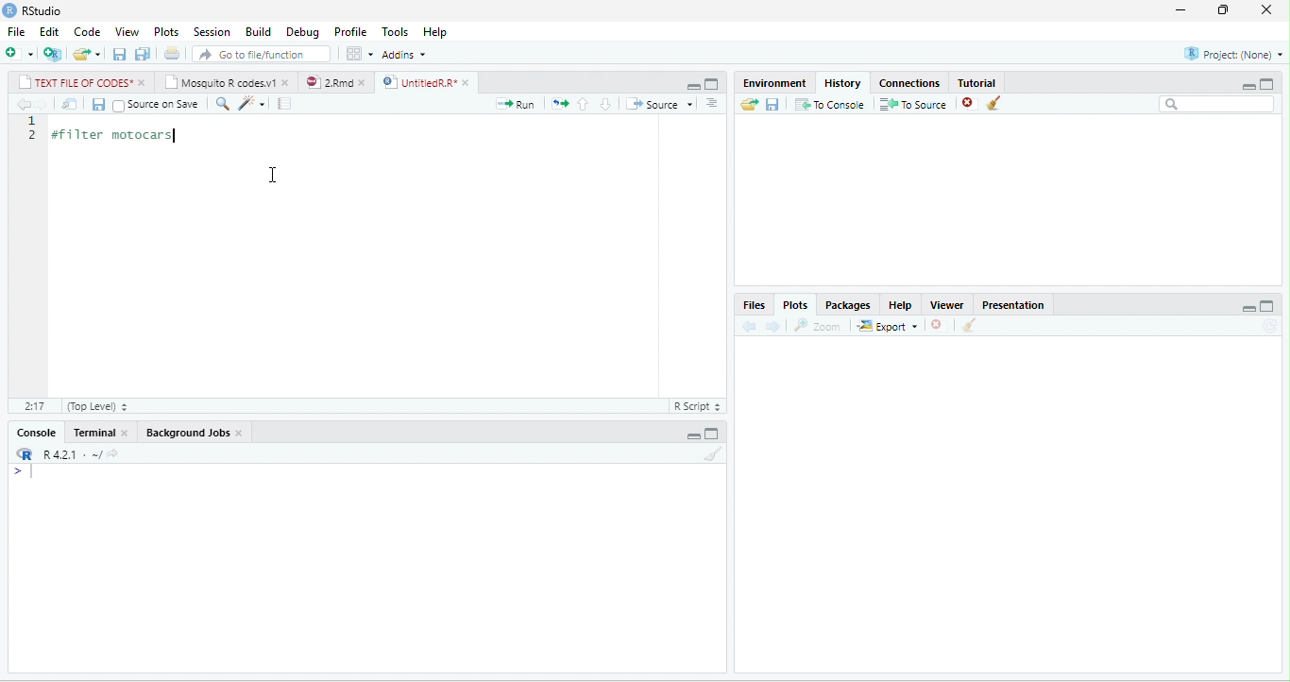 The image size is (1290, 682). What do you see at coordinates (186, 433) in the screenshot?
I see `Background Jobs` at bounding box center [186, 433].